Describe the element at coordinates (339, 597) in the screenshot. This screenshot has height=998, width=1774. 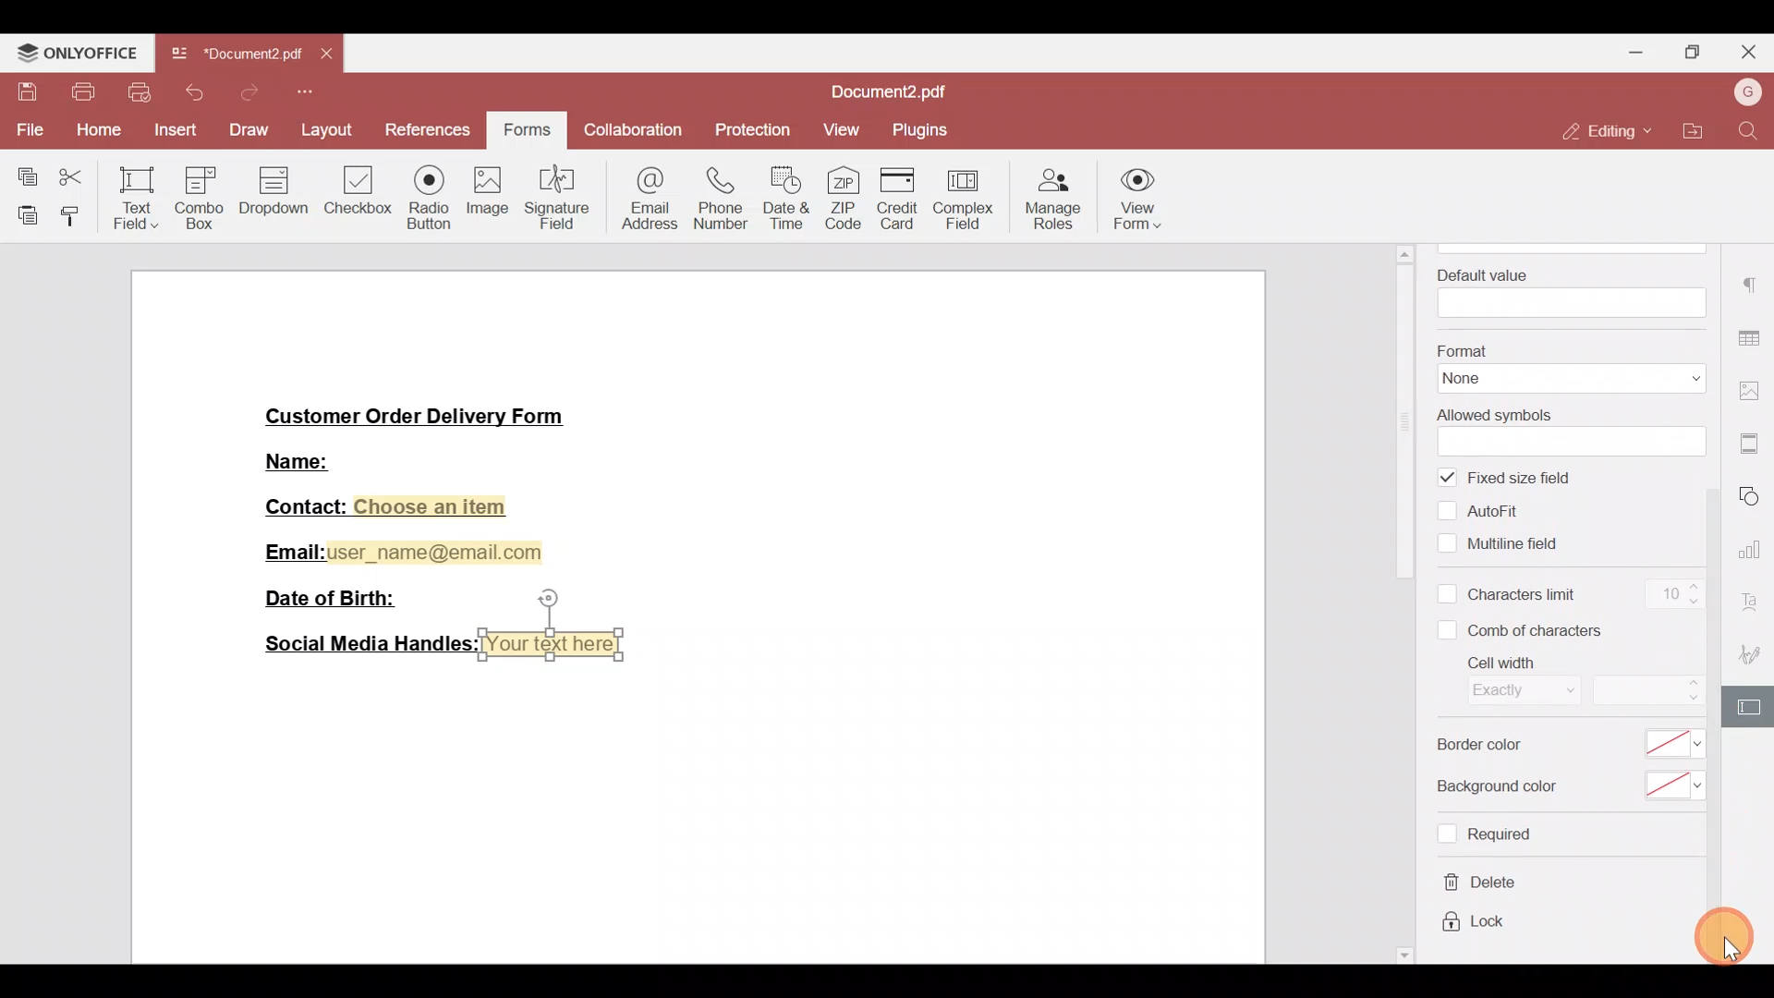
I see `Date of Birth:` at that location.